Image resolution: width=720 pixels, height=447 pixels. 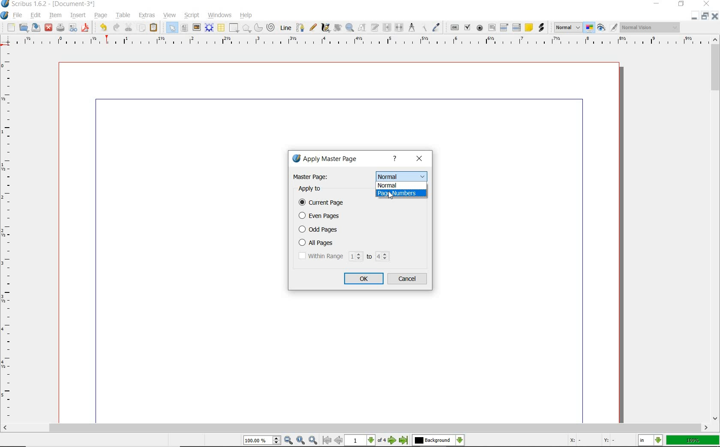 I want to click on table, so click(x=221, y=27).